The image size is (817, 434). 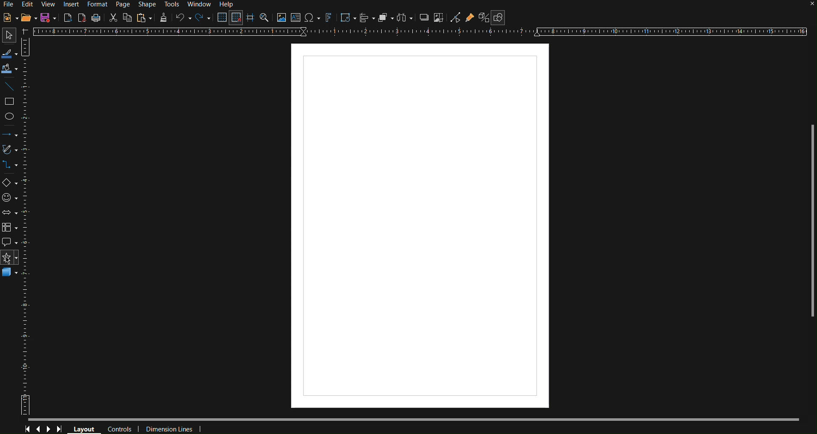 I want to click on Layout, so click(x=84, y=428).